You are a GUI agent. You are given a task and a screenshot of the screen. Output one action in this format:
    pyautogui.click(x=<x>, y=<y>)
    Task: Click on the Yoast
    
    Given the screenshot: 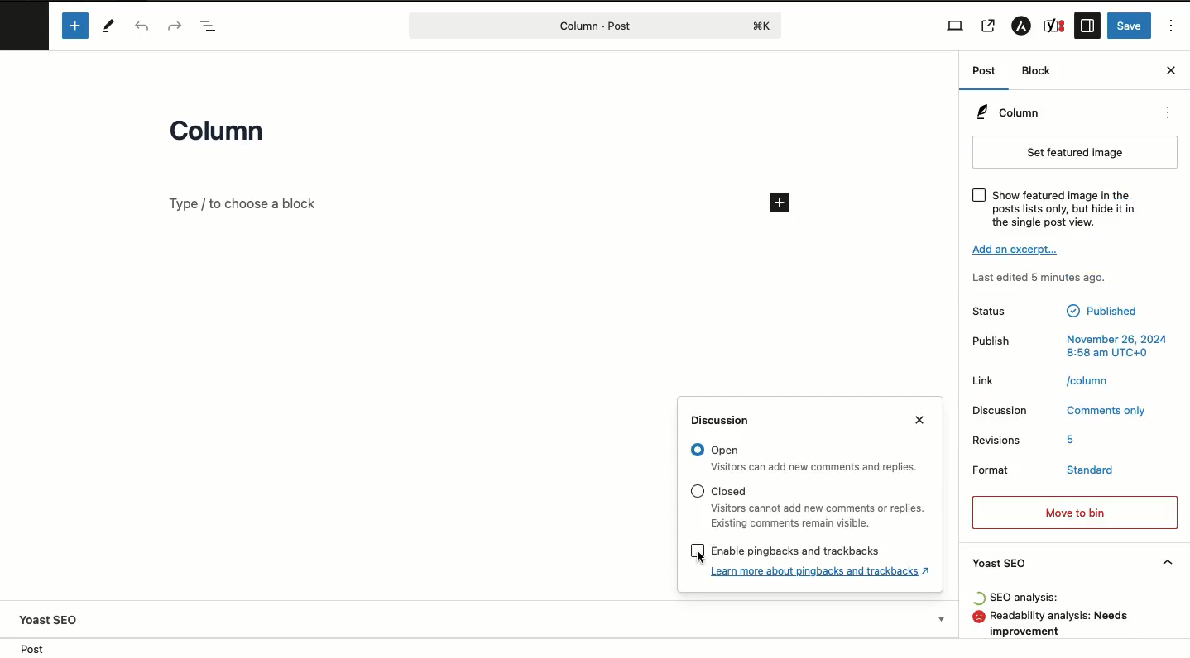 What is the action you would take?
    pyautogui.click(x=1055, y=26)
    